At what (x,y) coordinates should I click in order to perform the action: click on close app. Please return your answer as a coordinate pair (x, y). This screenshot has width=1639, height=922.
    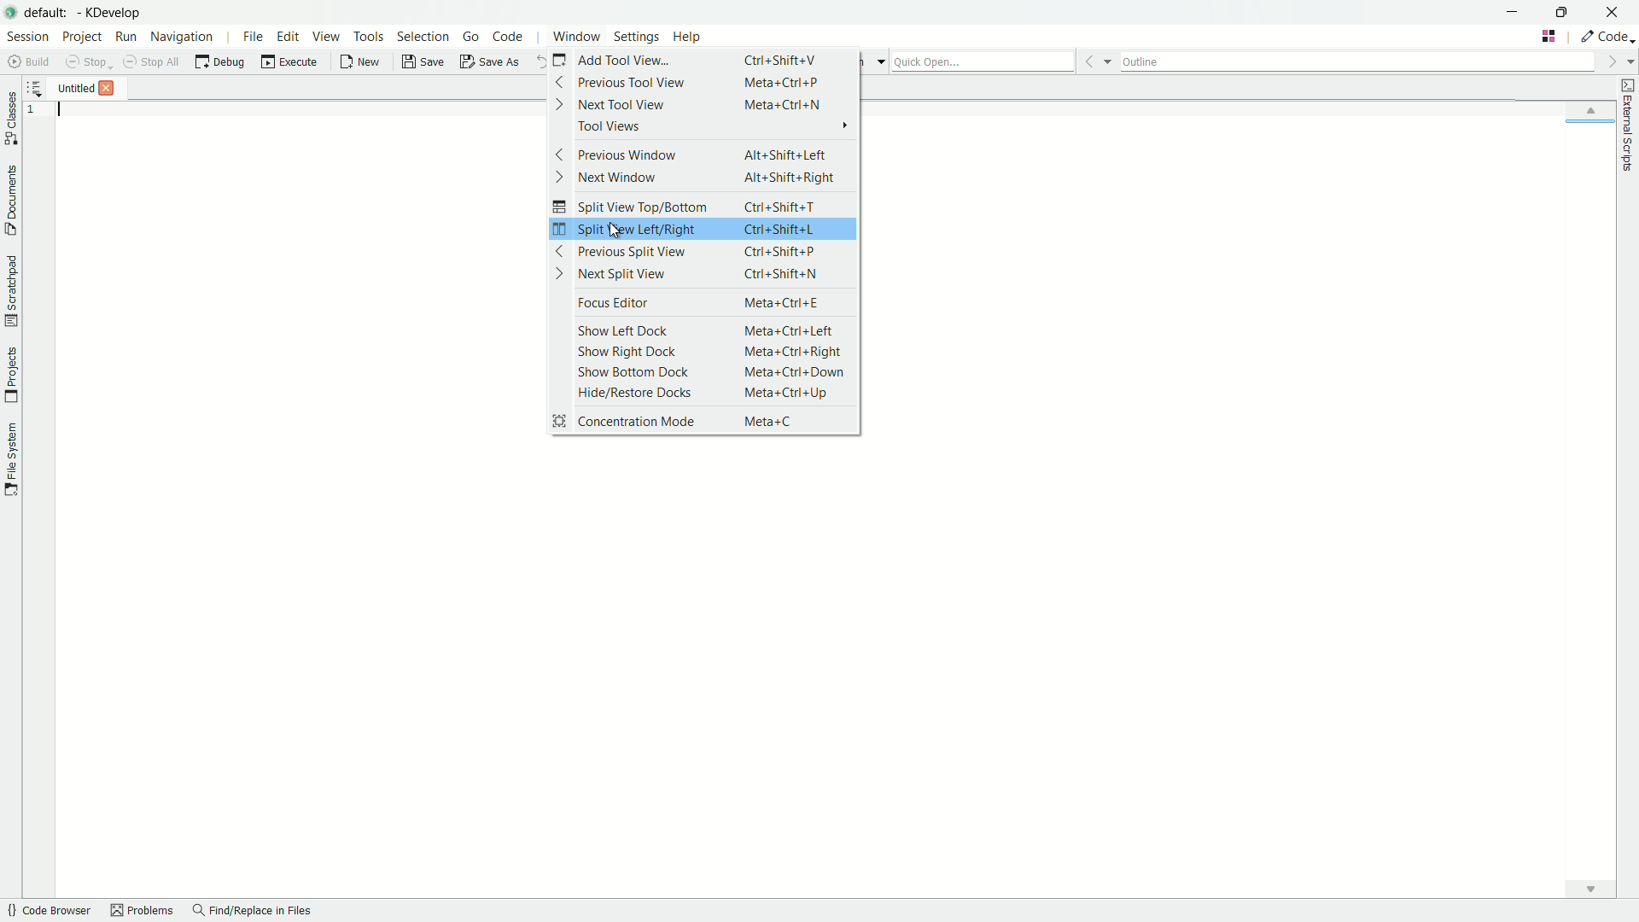
    Looking at the image, I should click on (1617, 12).